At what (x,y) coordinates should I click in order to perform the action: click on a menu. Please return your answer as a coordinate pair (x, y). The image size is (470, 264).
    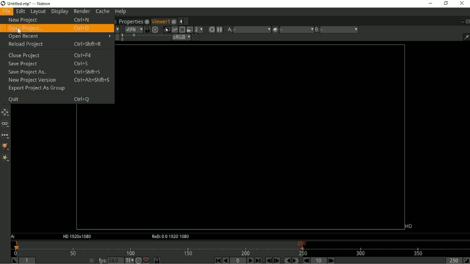
    Looking at the image, I should click on (252, 29).